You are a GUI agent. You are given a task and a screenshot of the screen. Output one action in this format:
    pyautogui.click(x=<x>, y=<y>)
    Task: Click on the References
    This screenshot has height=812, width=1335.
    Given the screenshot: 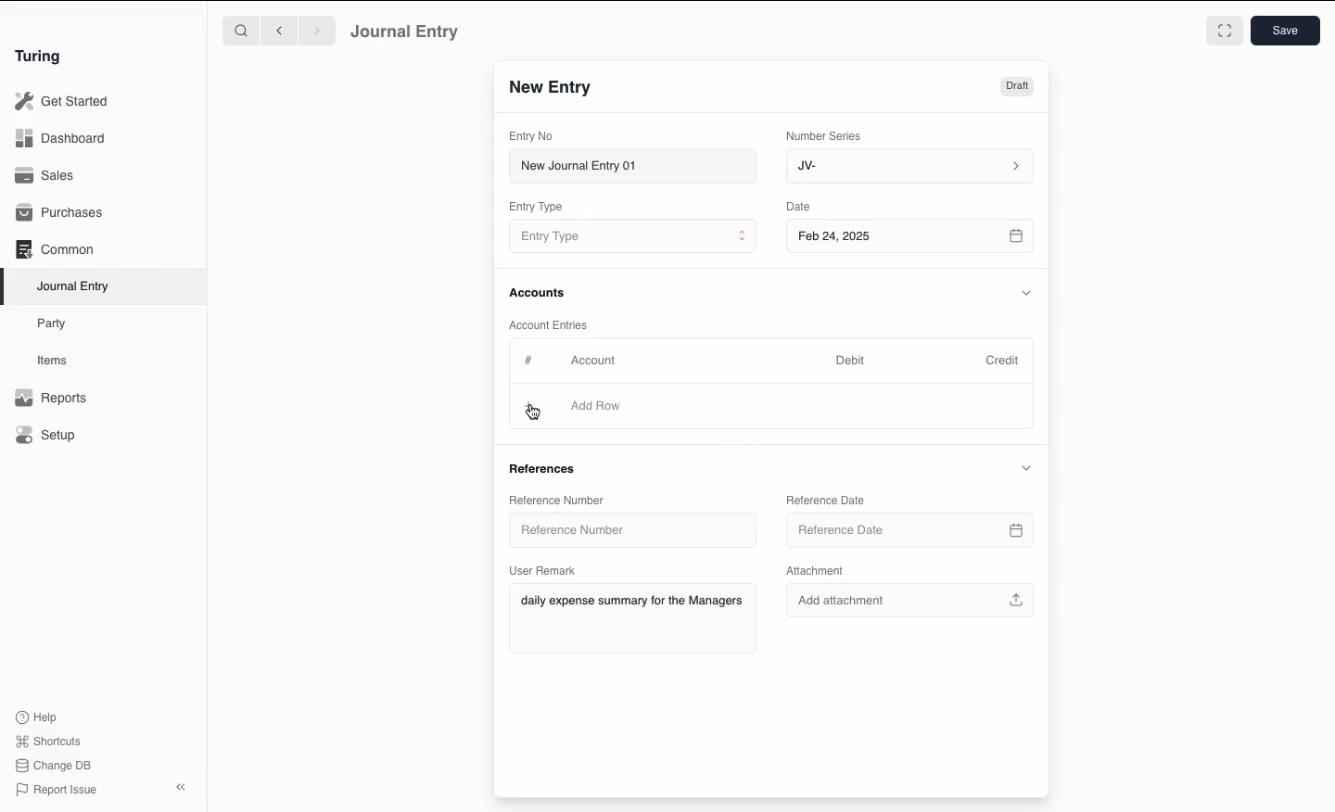 What is the action you would take?
    pyautogui.click(x=549, y=469)
    